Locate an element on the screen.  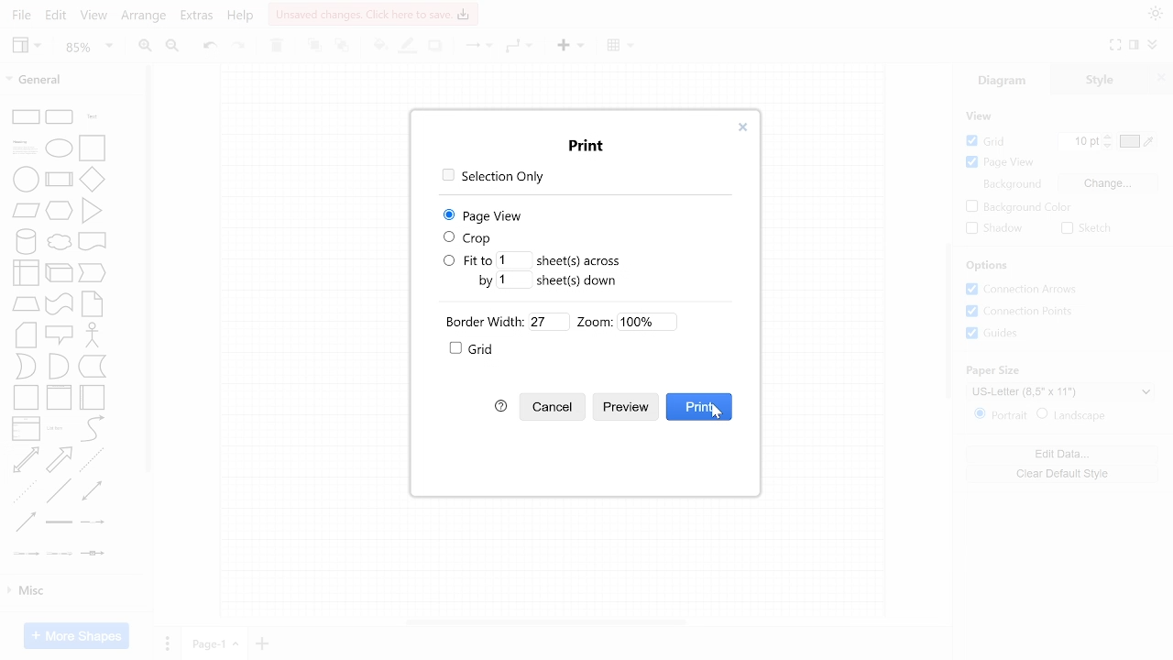
Internal storage is located at coordinates (26, 273).